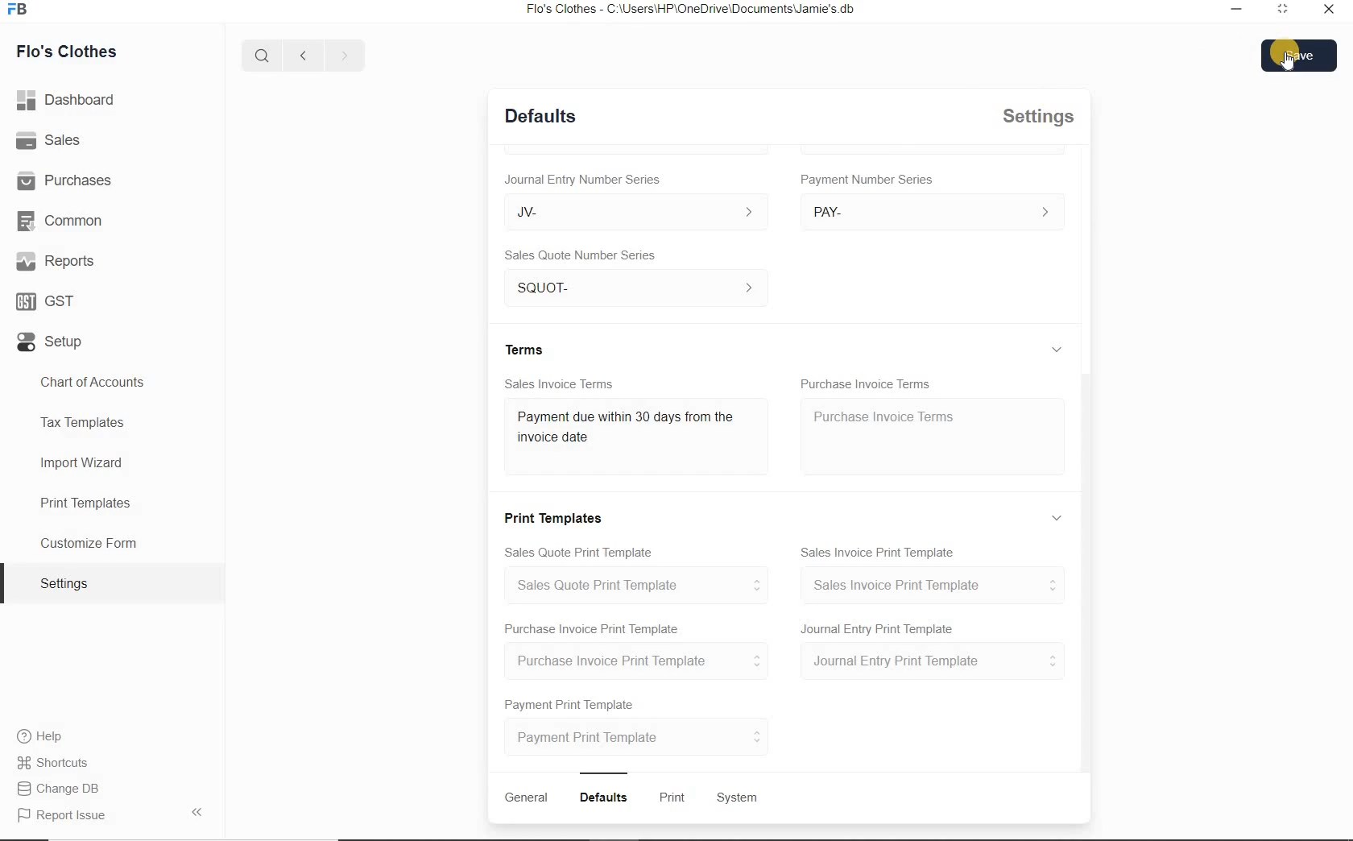 This screenshot has height=841, width=1353. I want to click on Sales Quote Number Series, so click(580, 255).